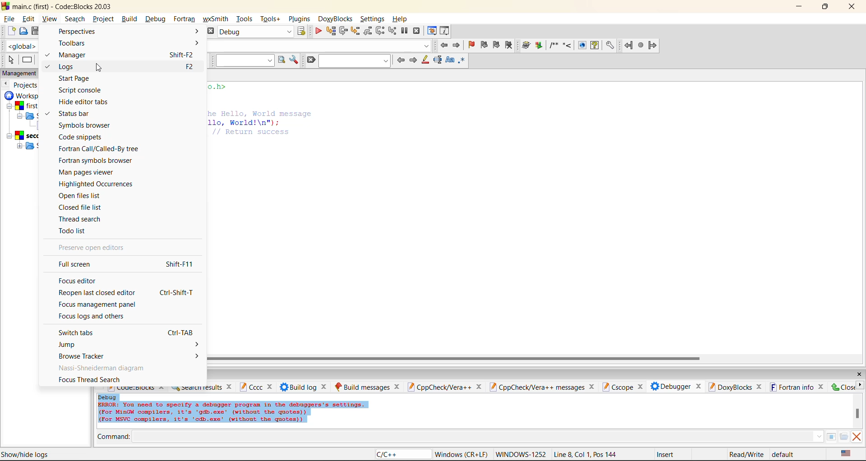 This screenshot has height=461, width=866. What do you see at coordinates (93, 249) in the screenshot?
I see `preserve open editors` at bounding box center [93, 249].